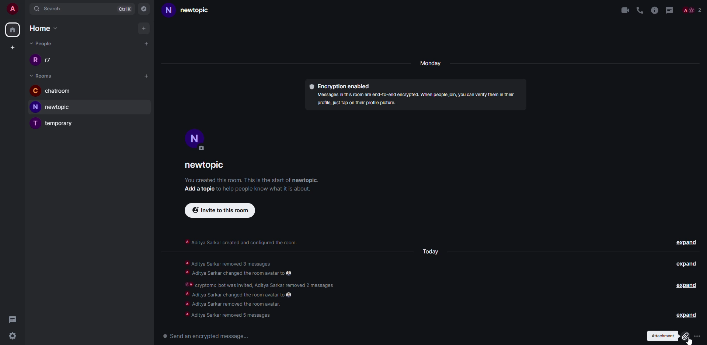 The image size is (707, 345). What do you see at coordinates (43, 44) in the screenshot?
I see `people` at bounding box center [43, 44].